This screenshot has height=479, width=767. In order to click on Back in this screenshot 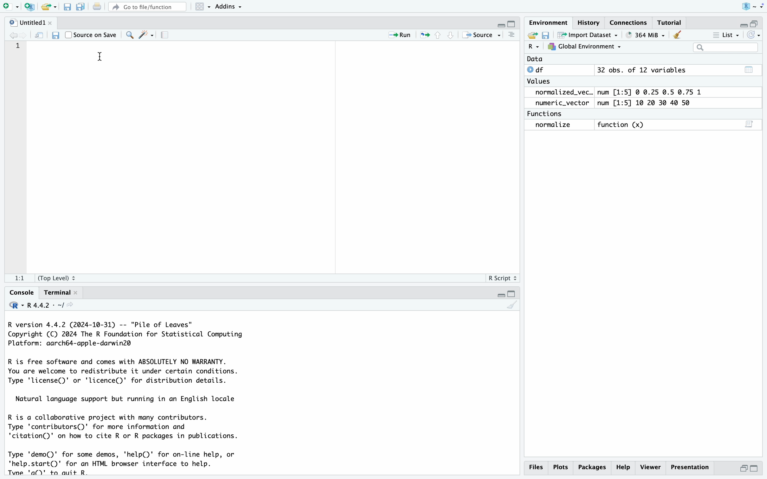, I will do `click(13, 35)`.